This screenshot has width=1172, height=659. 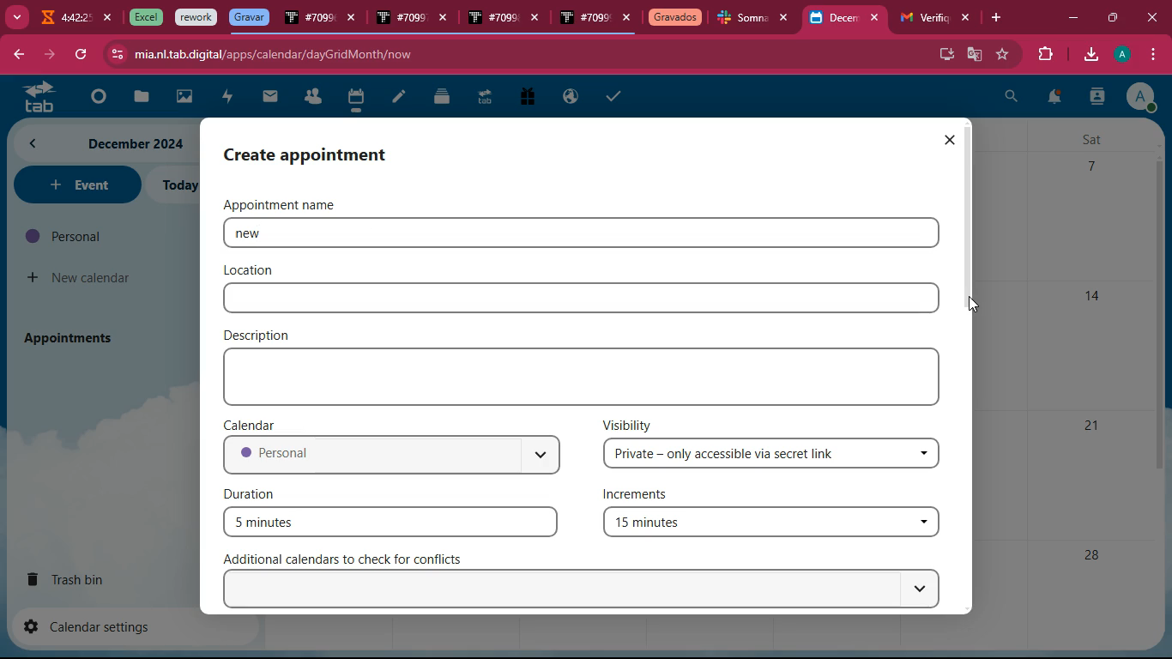 I want to click on favorites, so click(x=1004, y=54).